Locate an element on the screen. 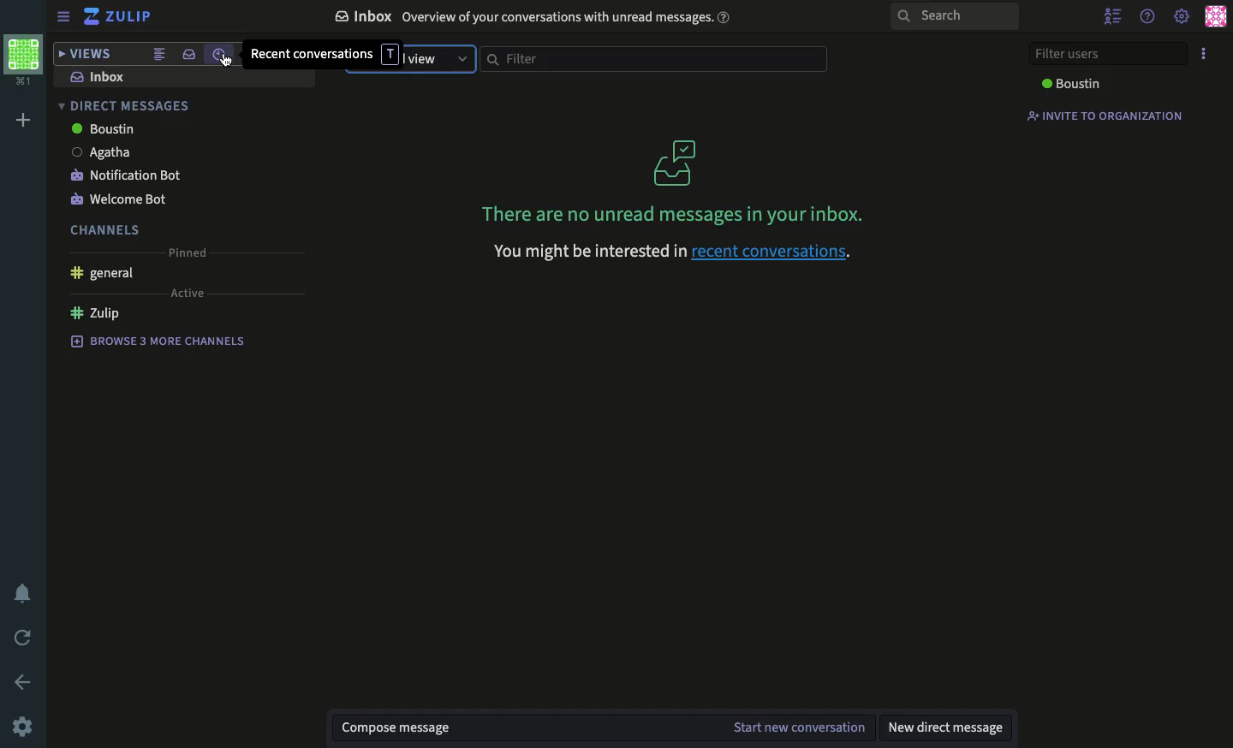 Image resolution: width=1233 pixels, height=748 pixels. channels is located at coordinates (98, 229).